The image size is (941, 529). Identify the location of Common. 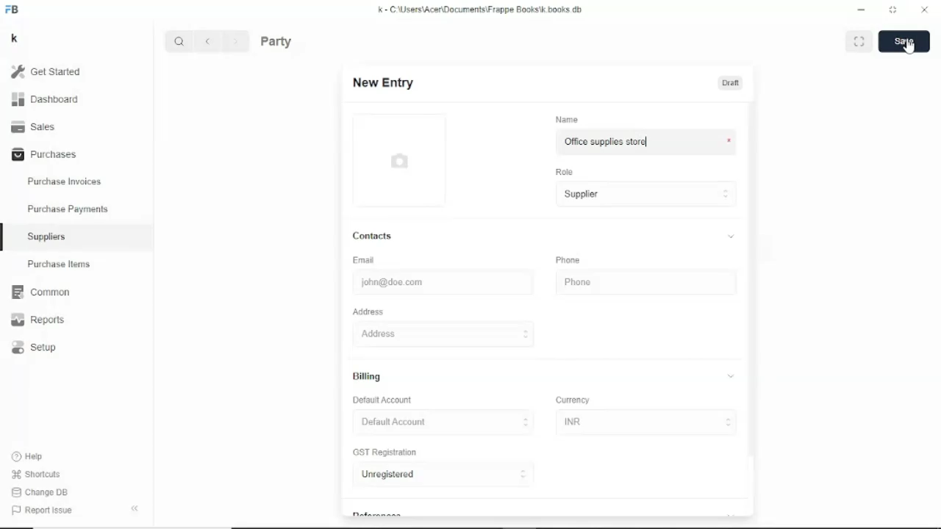
(40, 292).